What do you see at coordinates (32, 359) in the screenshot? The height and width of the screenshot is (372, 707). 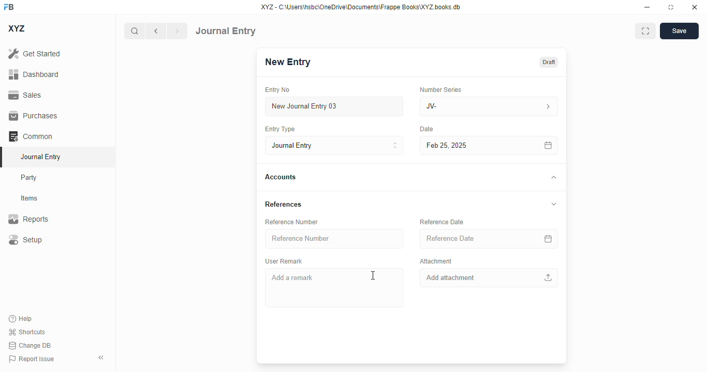 I see `report issue` at bounding box center [32, 359].